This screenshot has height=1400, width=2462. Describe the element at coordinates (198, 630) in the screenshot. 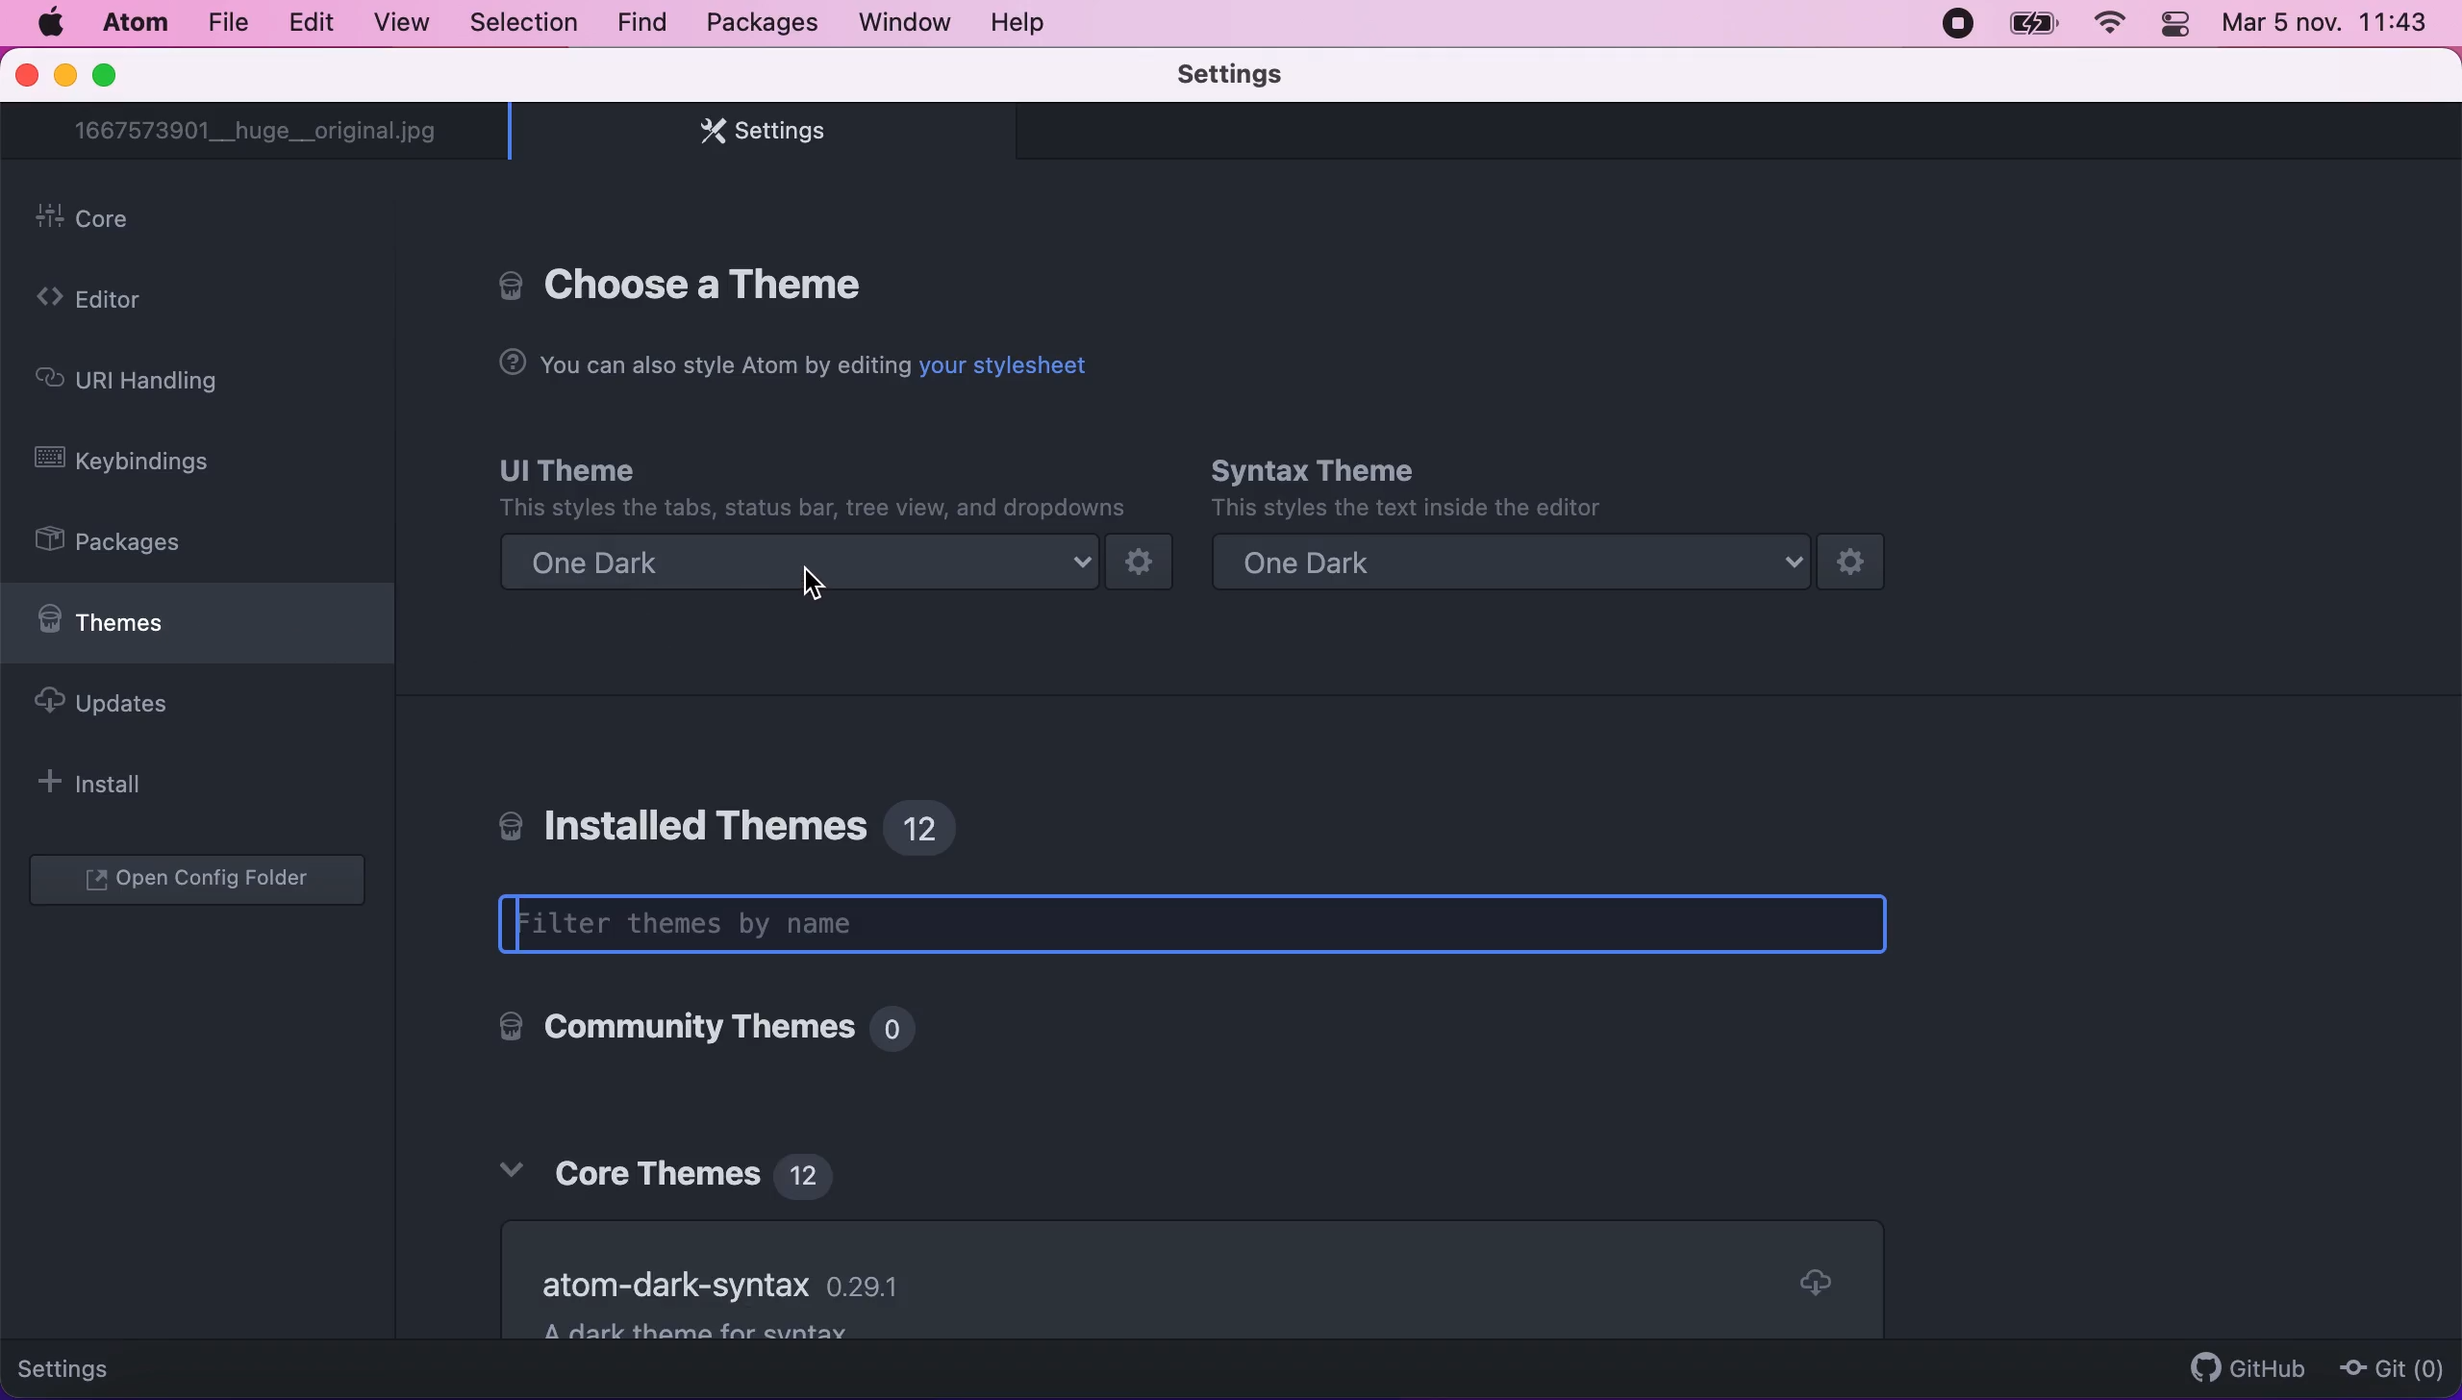

I see `themes` at that location.